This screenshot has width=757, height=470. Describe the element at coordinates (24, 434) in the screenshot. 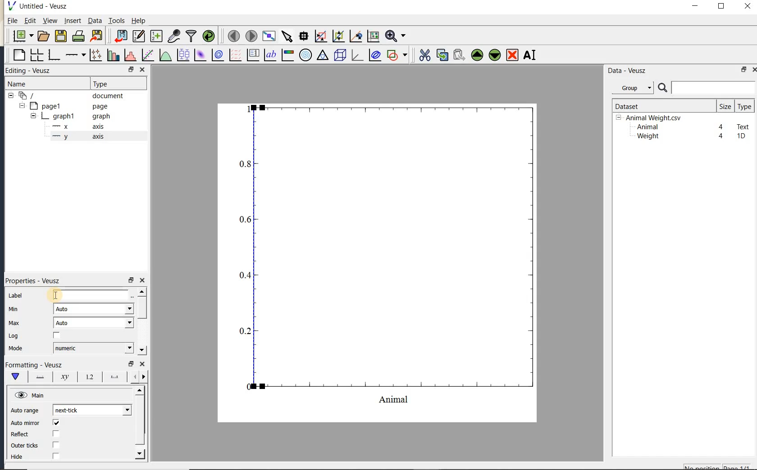

I see `Reflect` at that location.